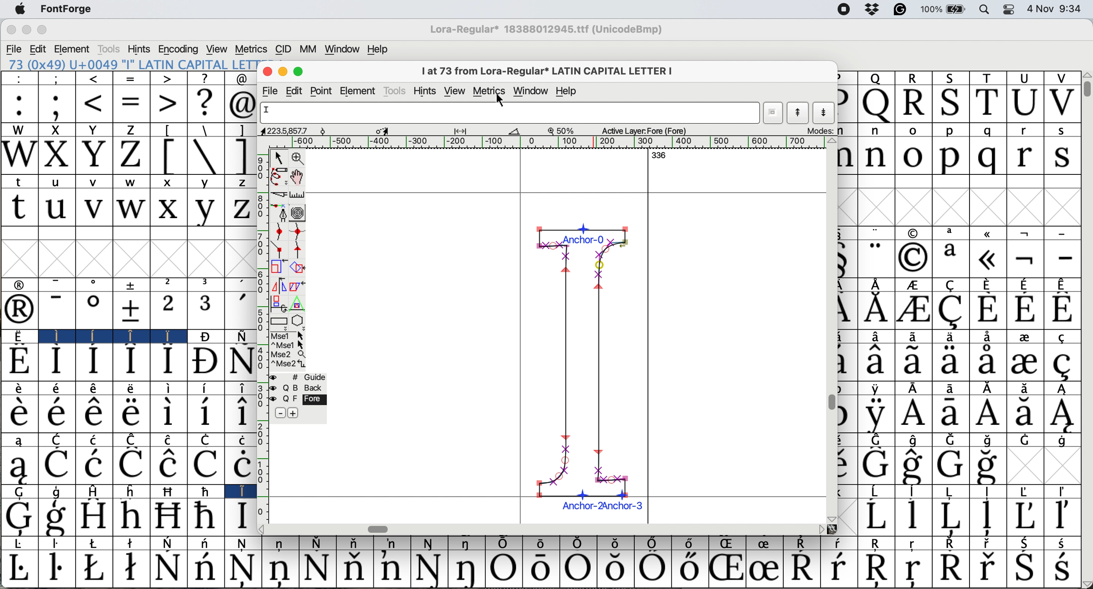  Describe the element at coordinates (96, 543) in the screenshot. I see `Symbol` at that location.